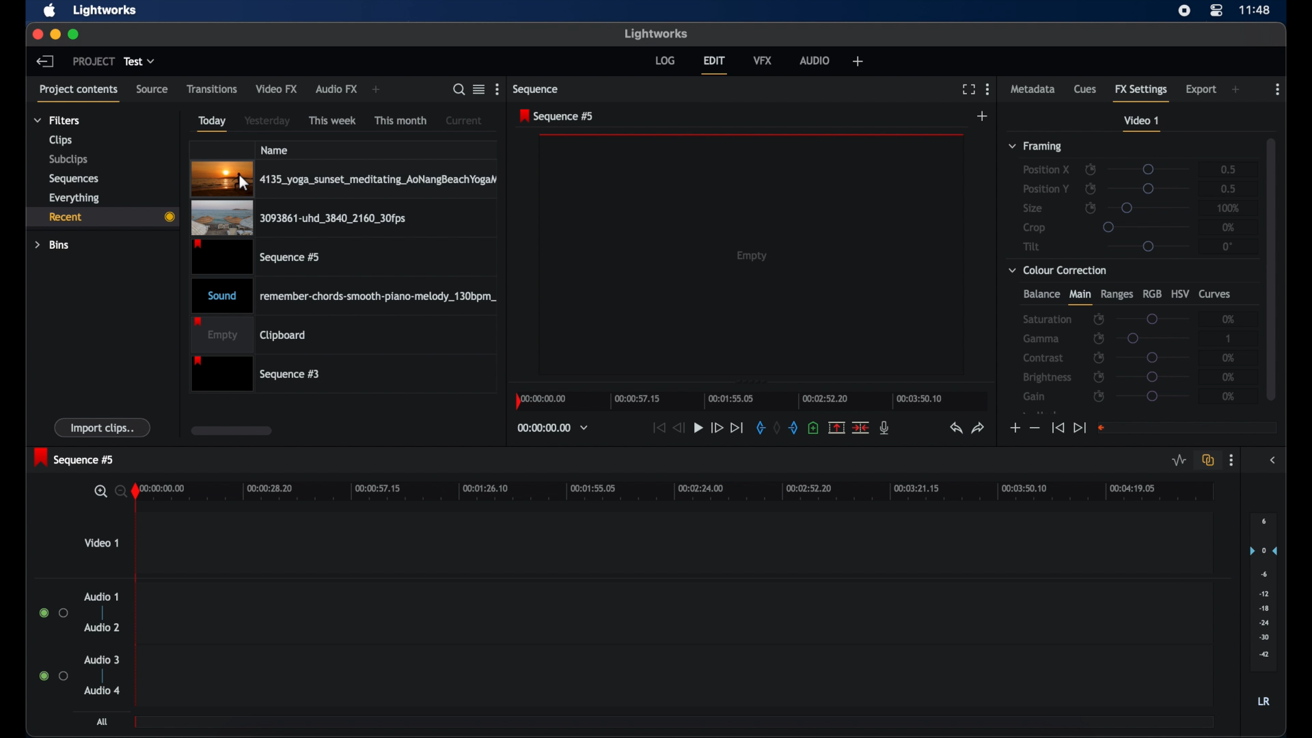  Describe the element at coordinates (1237, 90) in the screenshot. I see `add` at that location.